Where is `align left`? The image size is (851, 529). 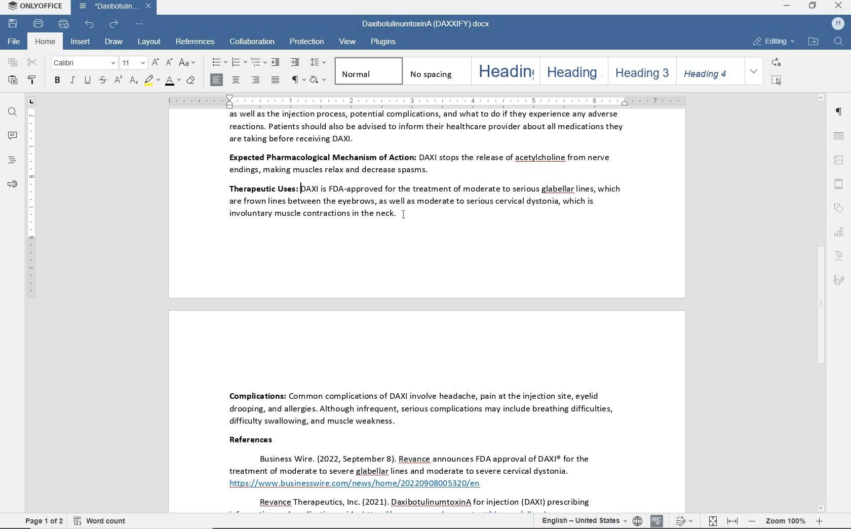
align left is located at coordinates (256, 80).